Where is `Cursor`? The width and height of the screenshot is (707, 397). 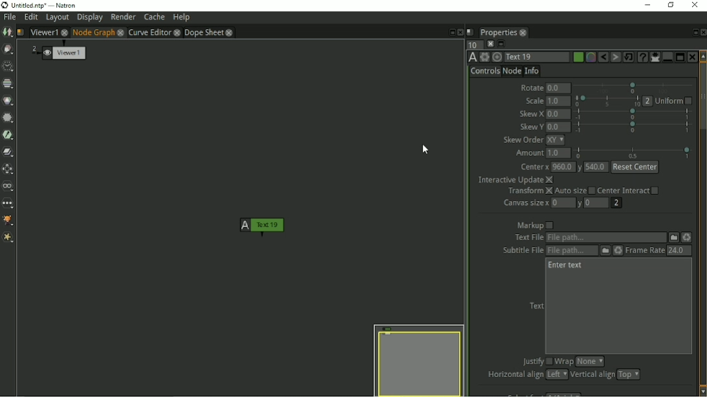
Cursor is located at coordinates (421, 145).